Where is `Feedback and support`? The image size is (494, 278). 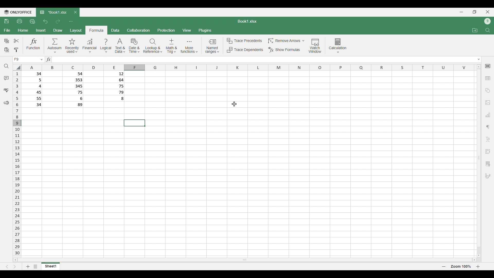
Feedback and support is located at coordinates (6, 103).